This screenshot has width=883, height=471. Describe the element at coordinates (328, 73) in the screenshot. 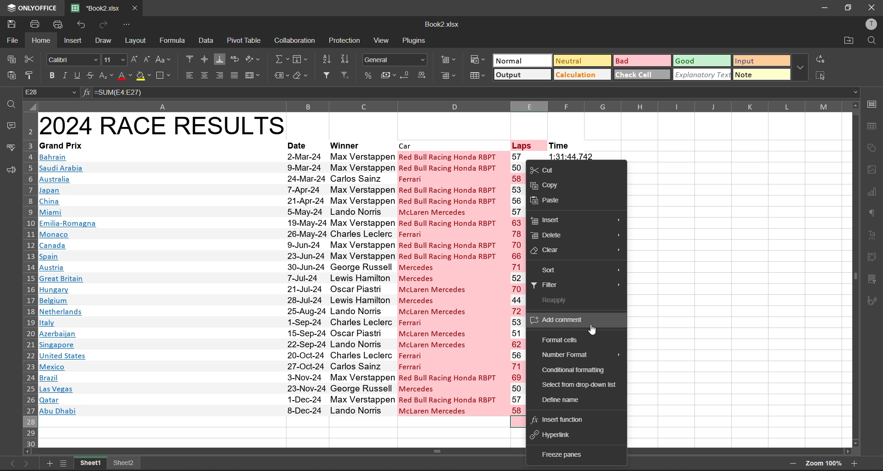

I see `filter` at that location.